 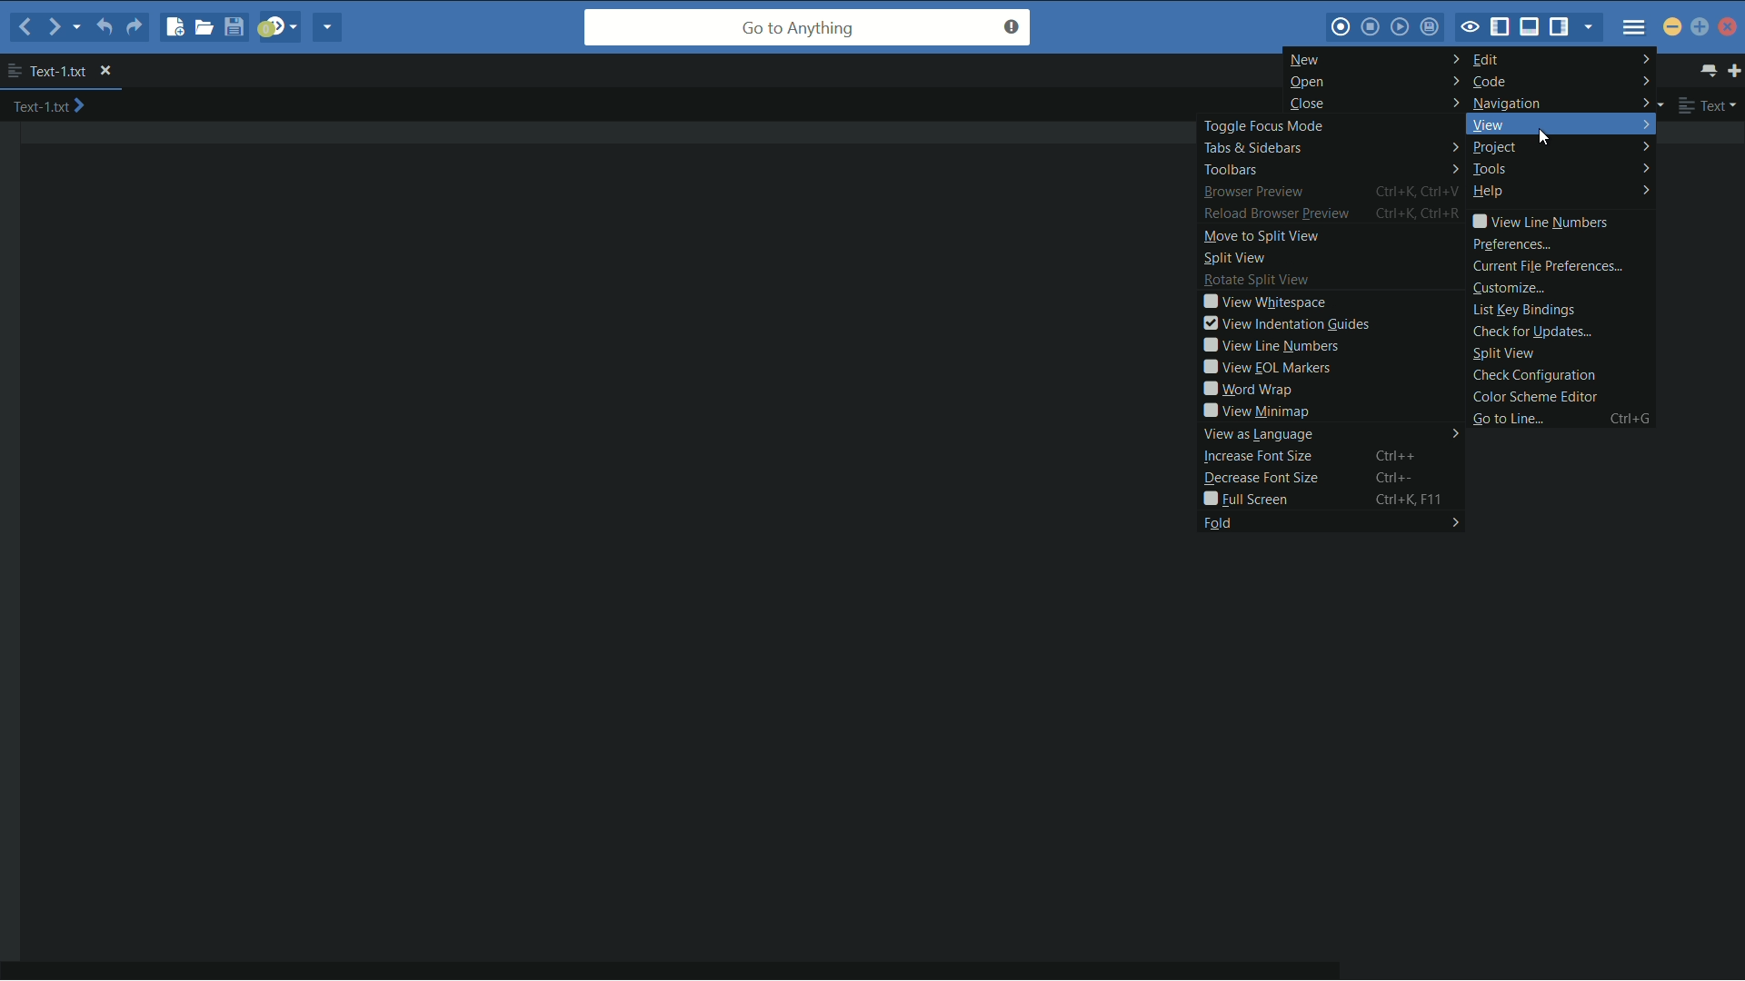 I want to click on save file, so click(x=232, y=29).